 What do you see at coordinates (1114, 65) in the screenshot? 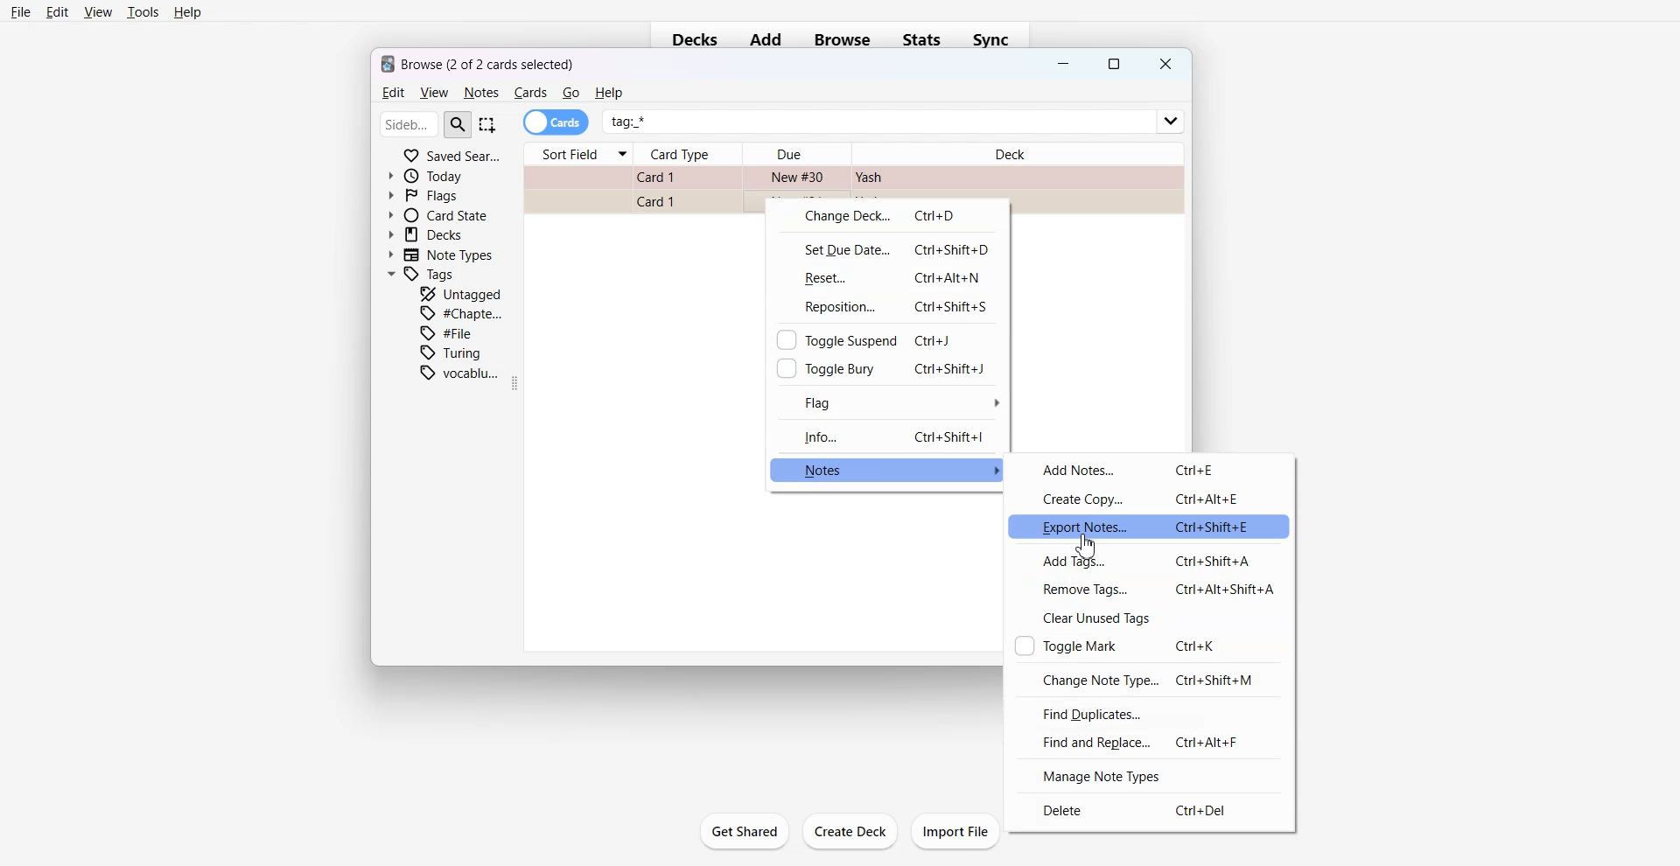
I see `Maximize` at bounding box center [1114, 65].